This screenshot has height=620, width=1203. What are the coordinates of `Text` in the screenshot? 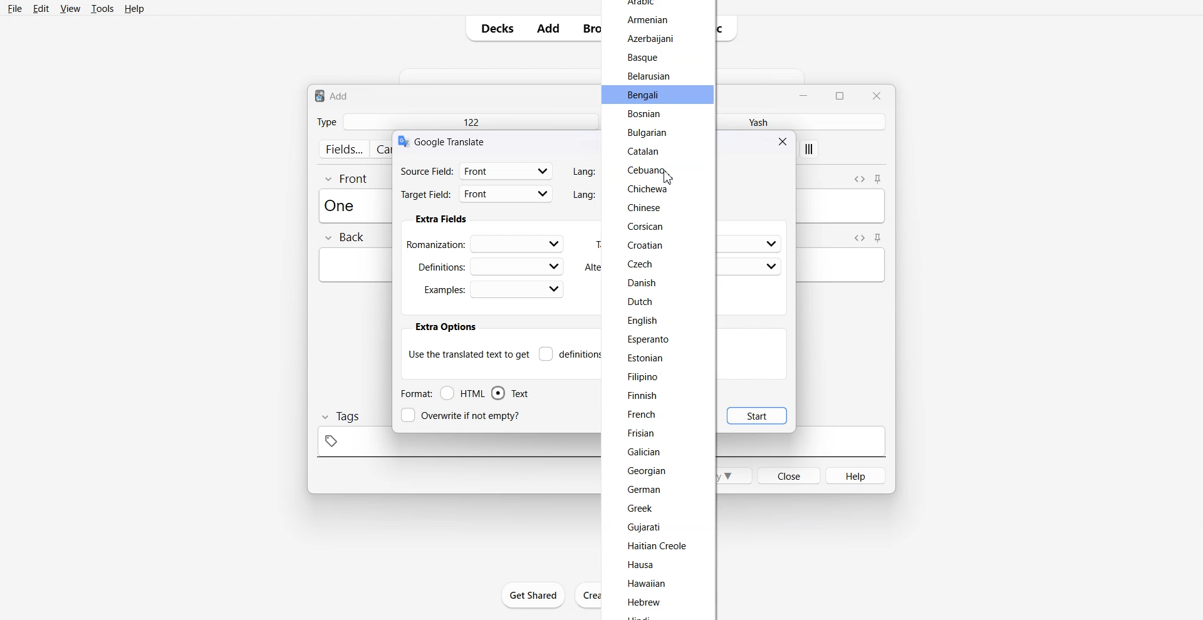 It's located at (452, 141).